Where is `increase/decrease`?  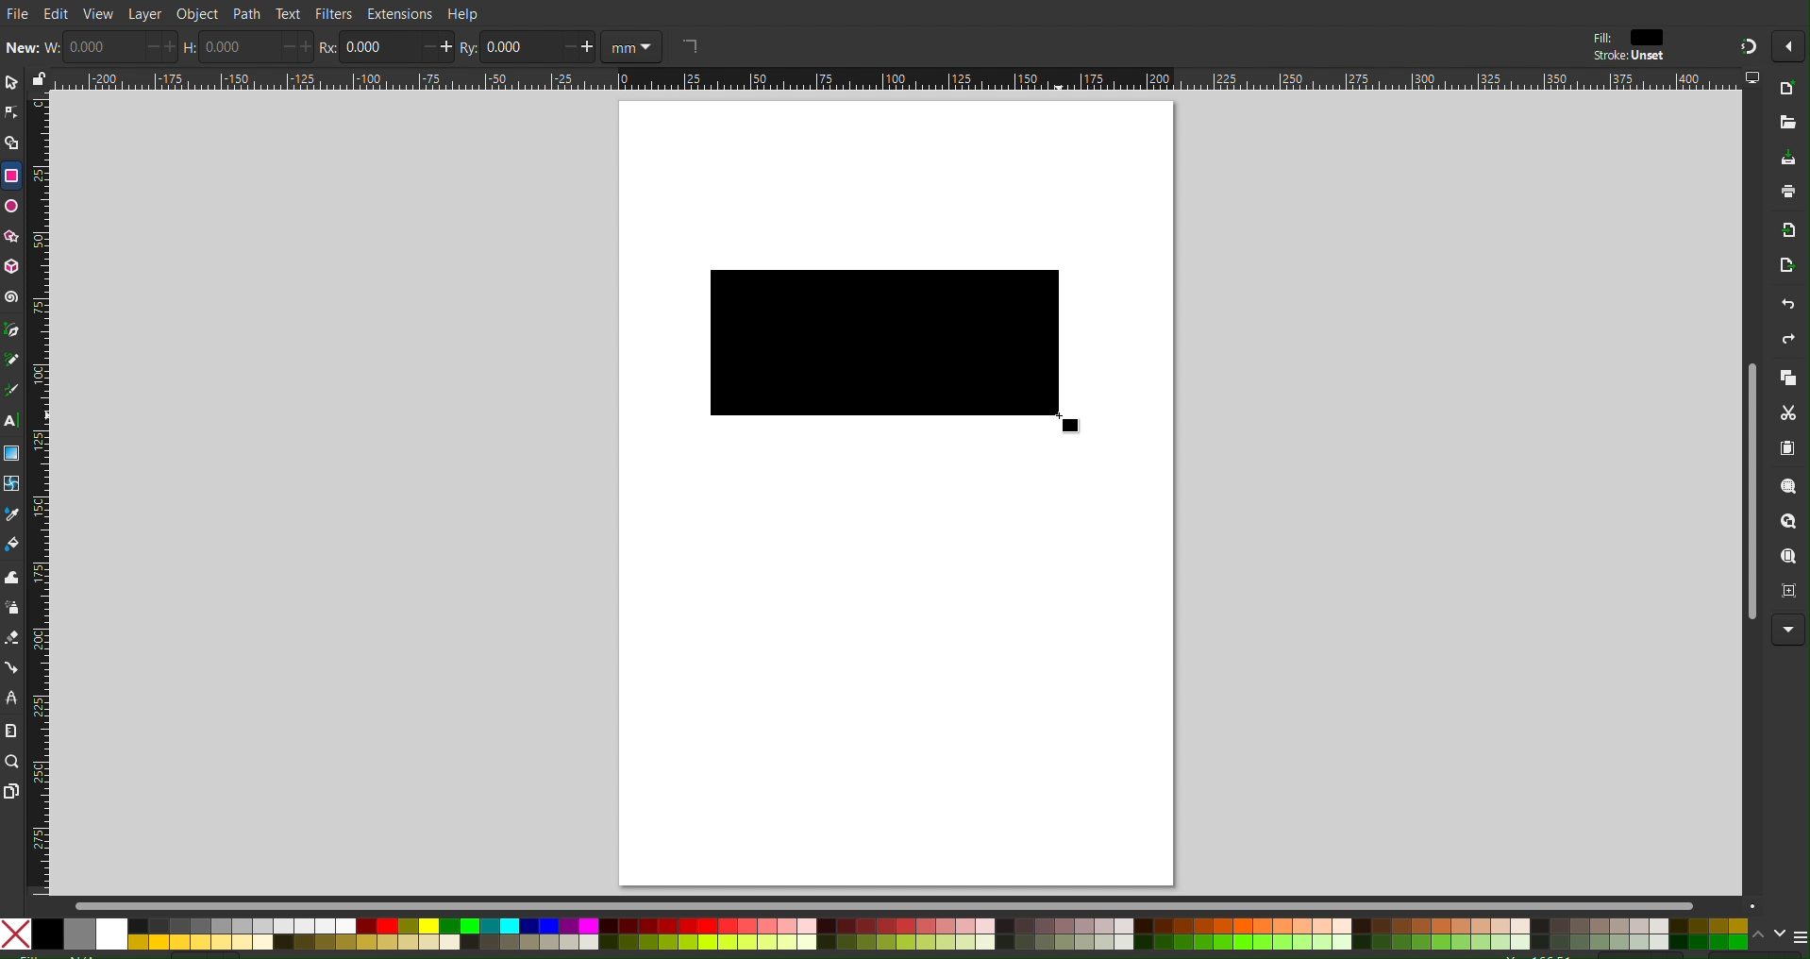 increase/decrease is located at coordinates (439, 46).